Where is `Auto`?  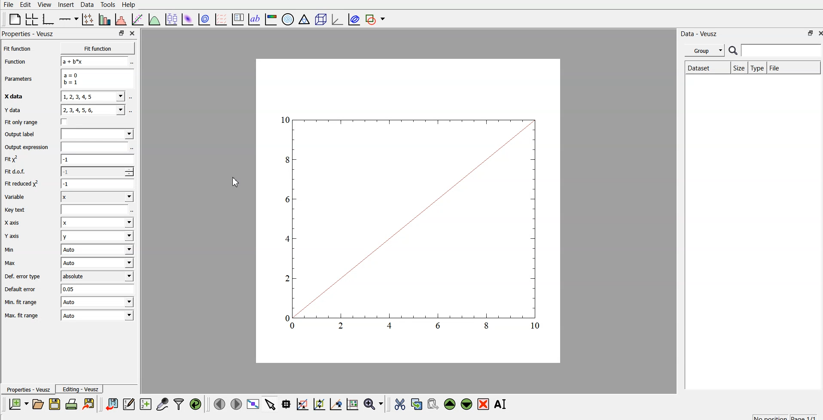
Auto is located at coordinates (98, 316).